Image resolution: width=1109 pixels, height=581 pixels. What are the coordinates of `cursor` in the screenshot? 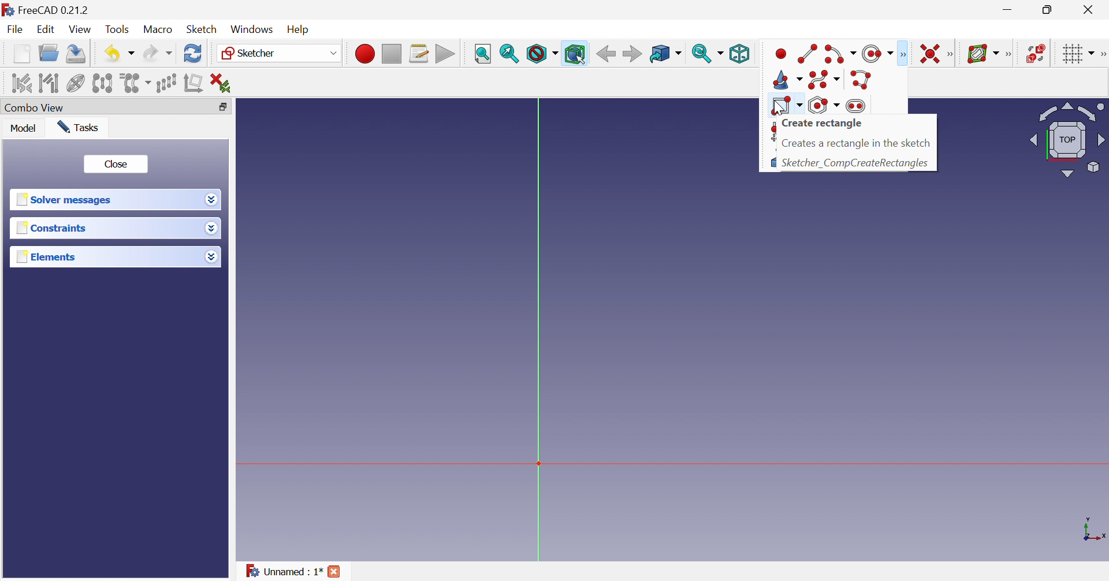 It's located at (780, 108).